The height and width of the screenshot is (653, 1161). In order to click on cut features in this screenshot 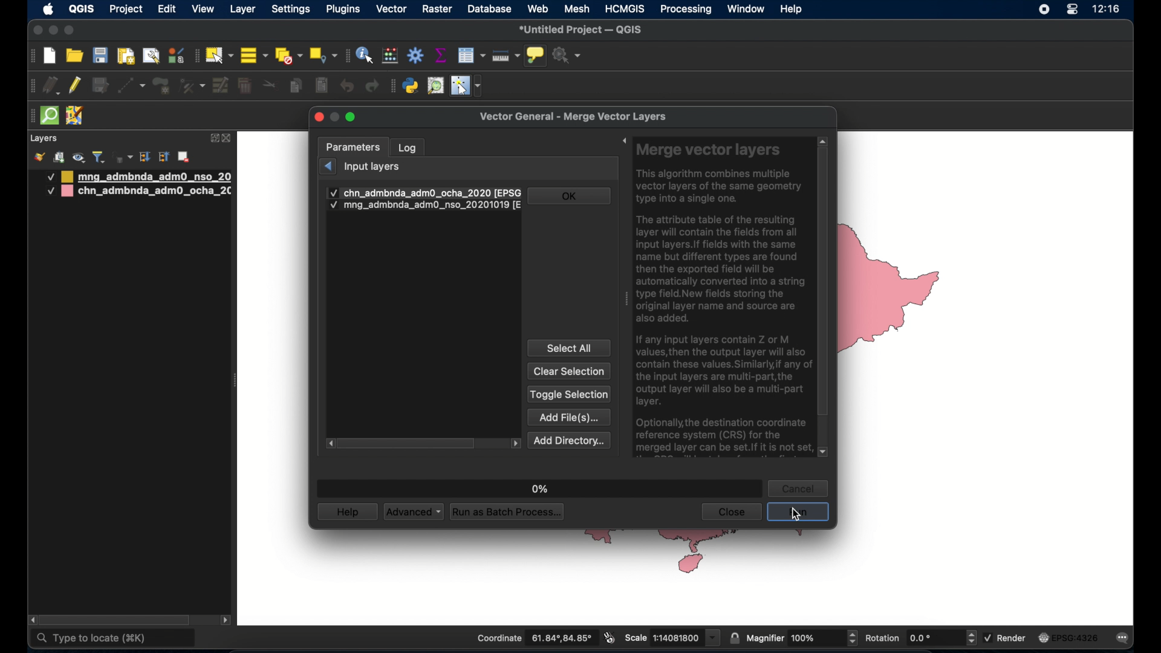, I will do `click(270, 85)`.